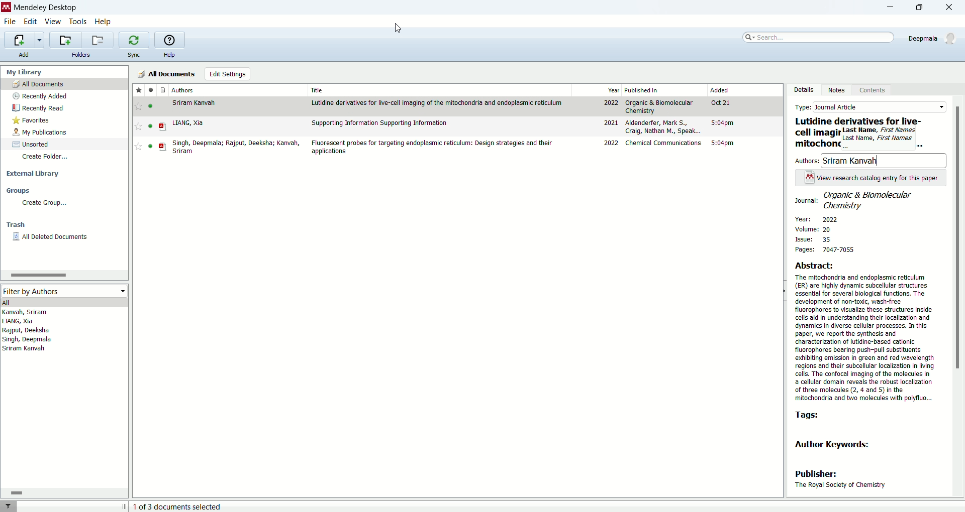 Image resolution: width=965 pixels, height=512 pixels. Describe the element at coordinates (153, 106) in the screenshot. I see `read/unread` at that location.